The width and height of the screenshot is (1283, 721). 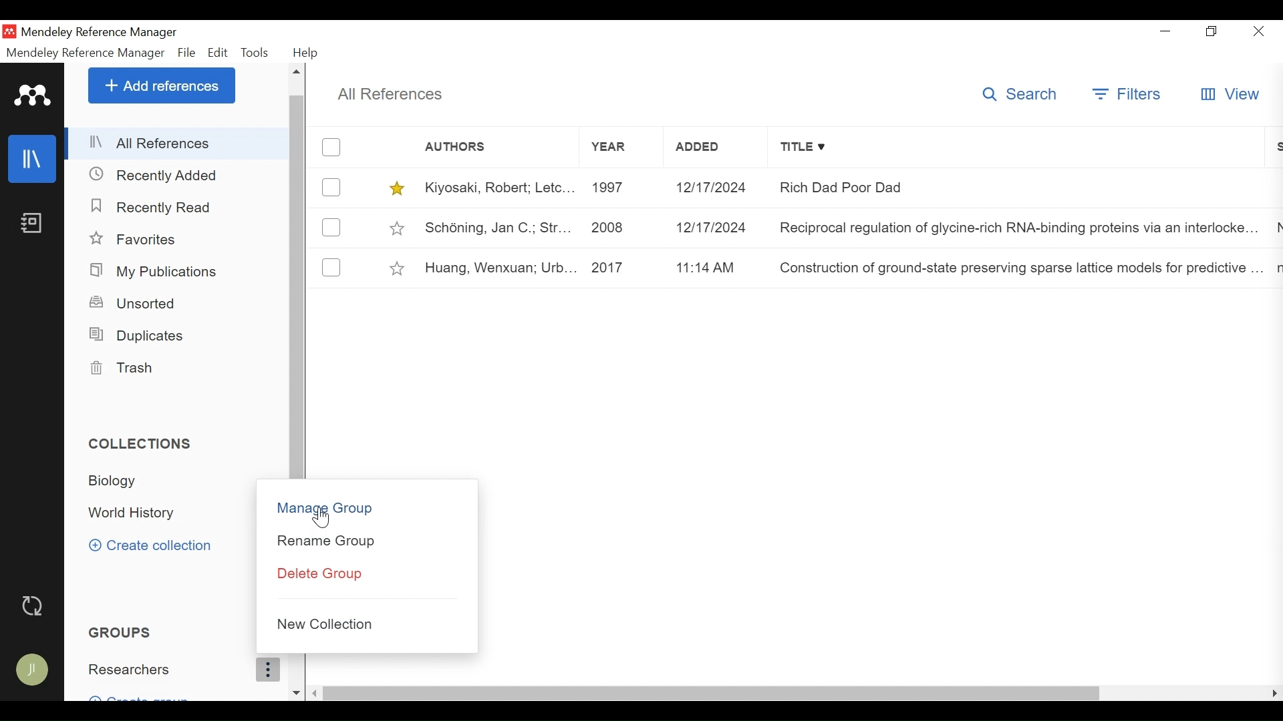 What do you see at coordinates (330, 228) in the screenshot?
I see `(un)select` at bounding box center [330, 228].